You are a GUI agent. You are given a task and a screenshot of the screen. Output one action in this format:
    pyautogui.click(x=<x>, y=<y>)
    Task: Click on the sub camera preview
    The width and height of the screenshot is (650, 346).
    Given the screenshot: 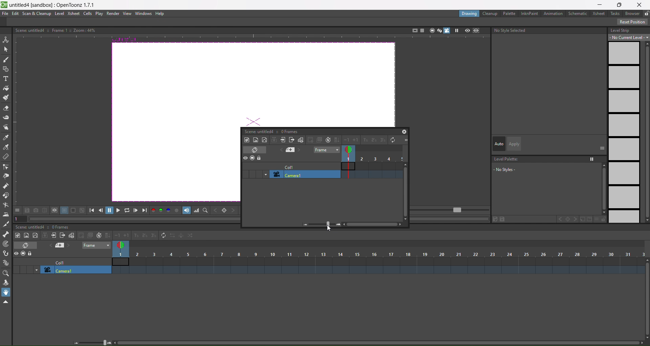 What is the action you would take?
    pyautogui.click(x=476, y=30)
    